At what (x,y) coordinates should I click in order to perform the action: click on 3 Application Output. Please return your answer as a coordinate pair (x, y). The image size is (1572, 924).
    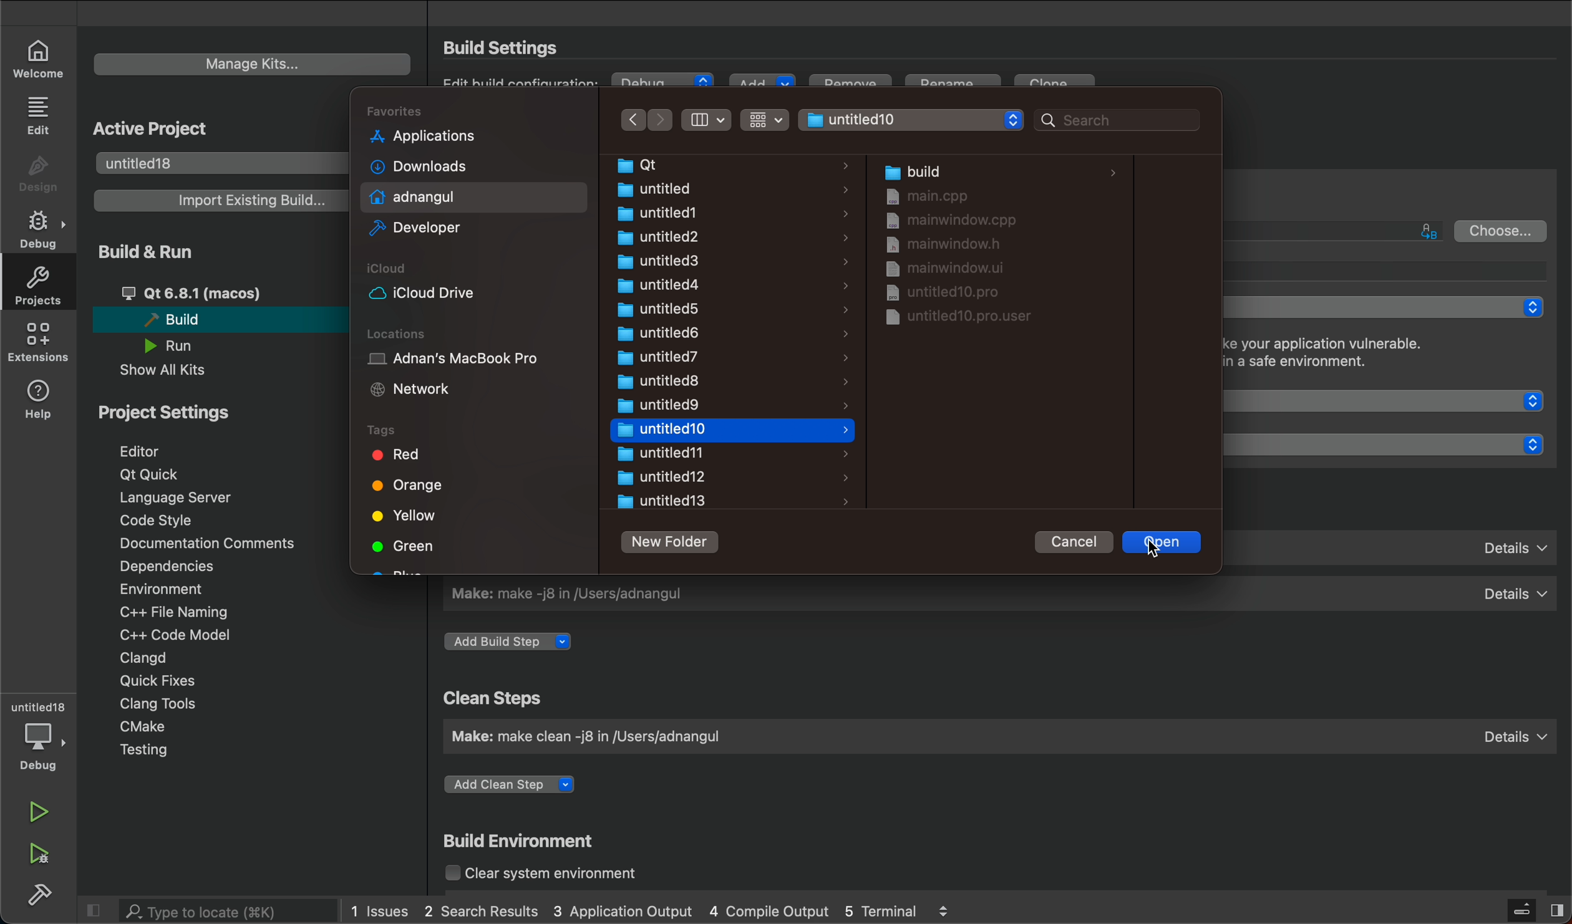
    Looking at the image, I should click on (624, 911).